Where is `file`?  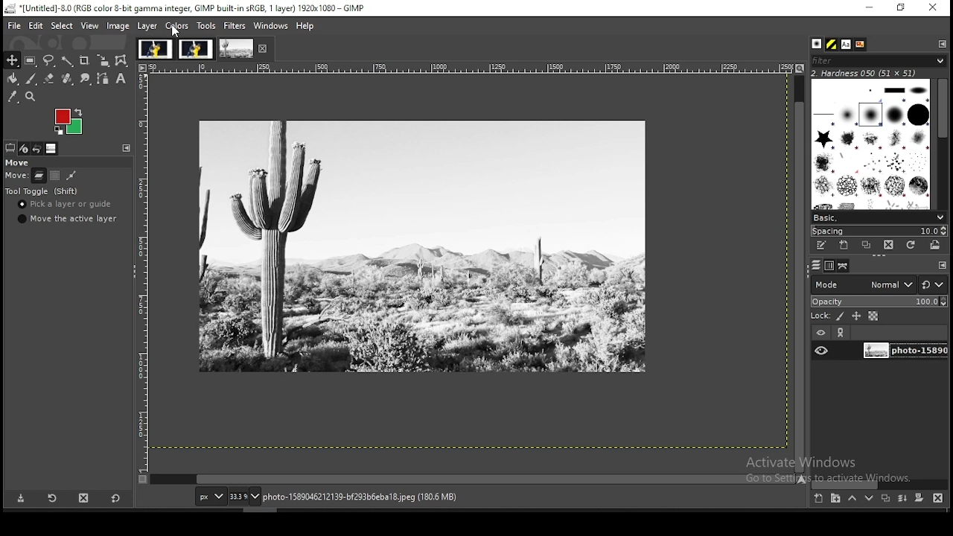 file is located at coordinates (13, 25).